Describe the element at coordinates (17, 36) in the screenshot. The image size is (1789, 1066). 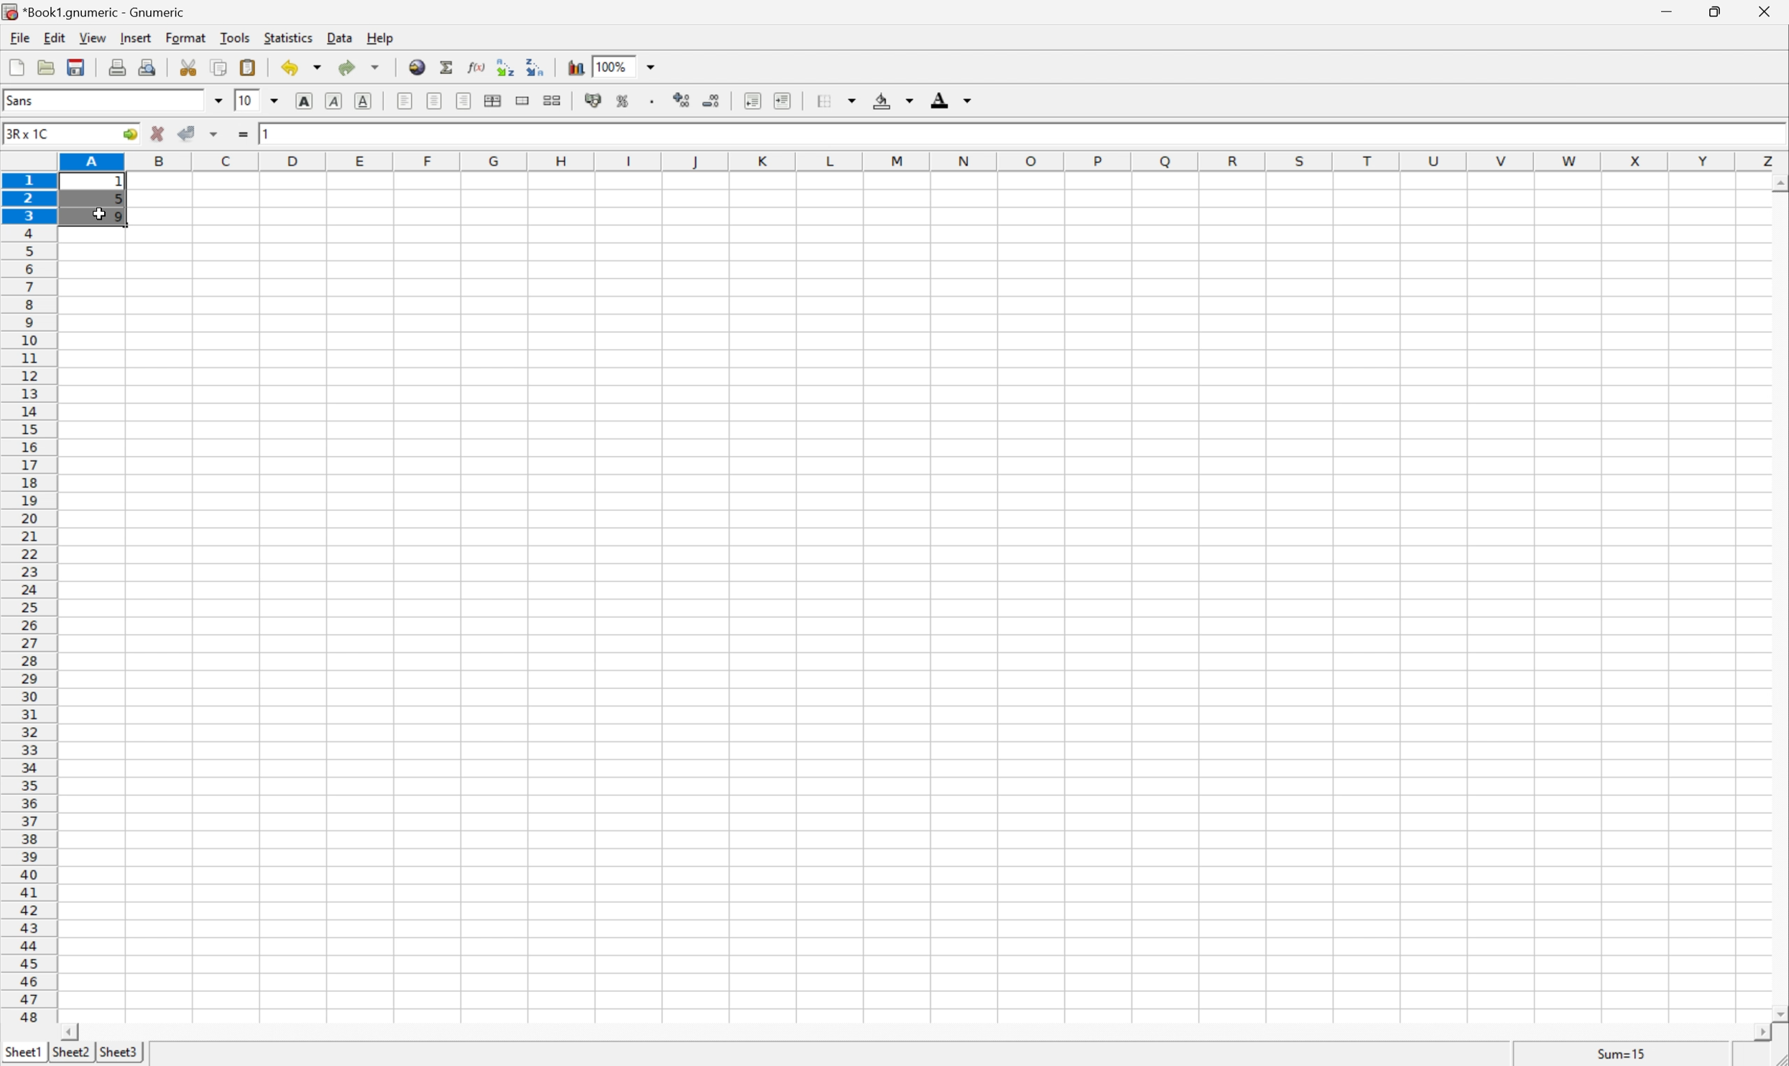
I see `file` at that location.